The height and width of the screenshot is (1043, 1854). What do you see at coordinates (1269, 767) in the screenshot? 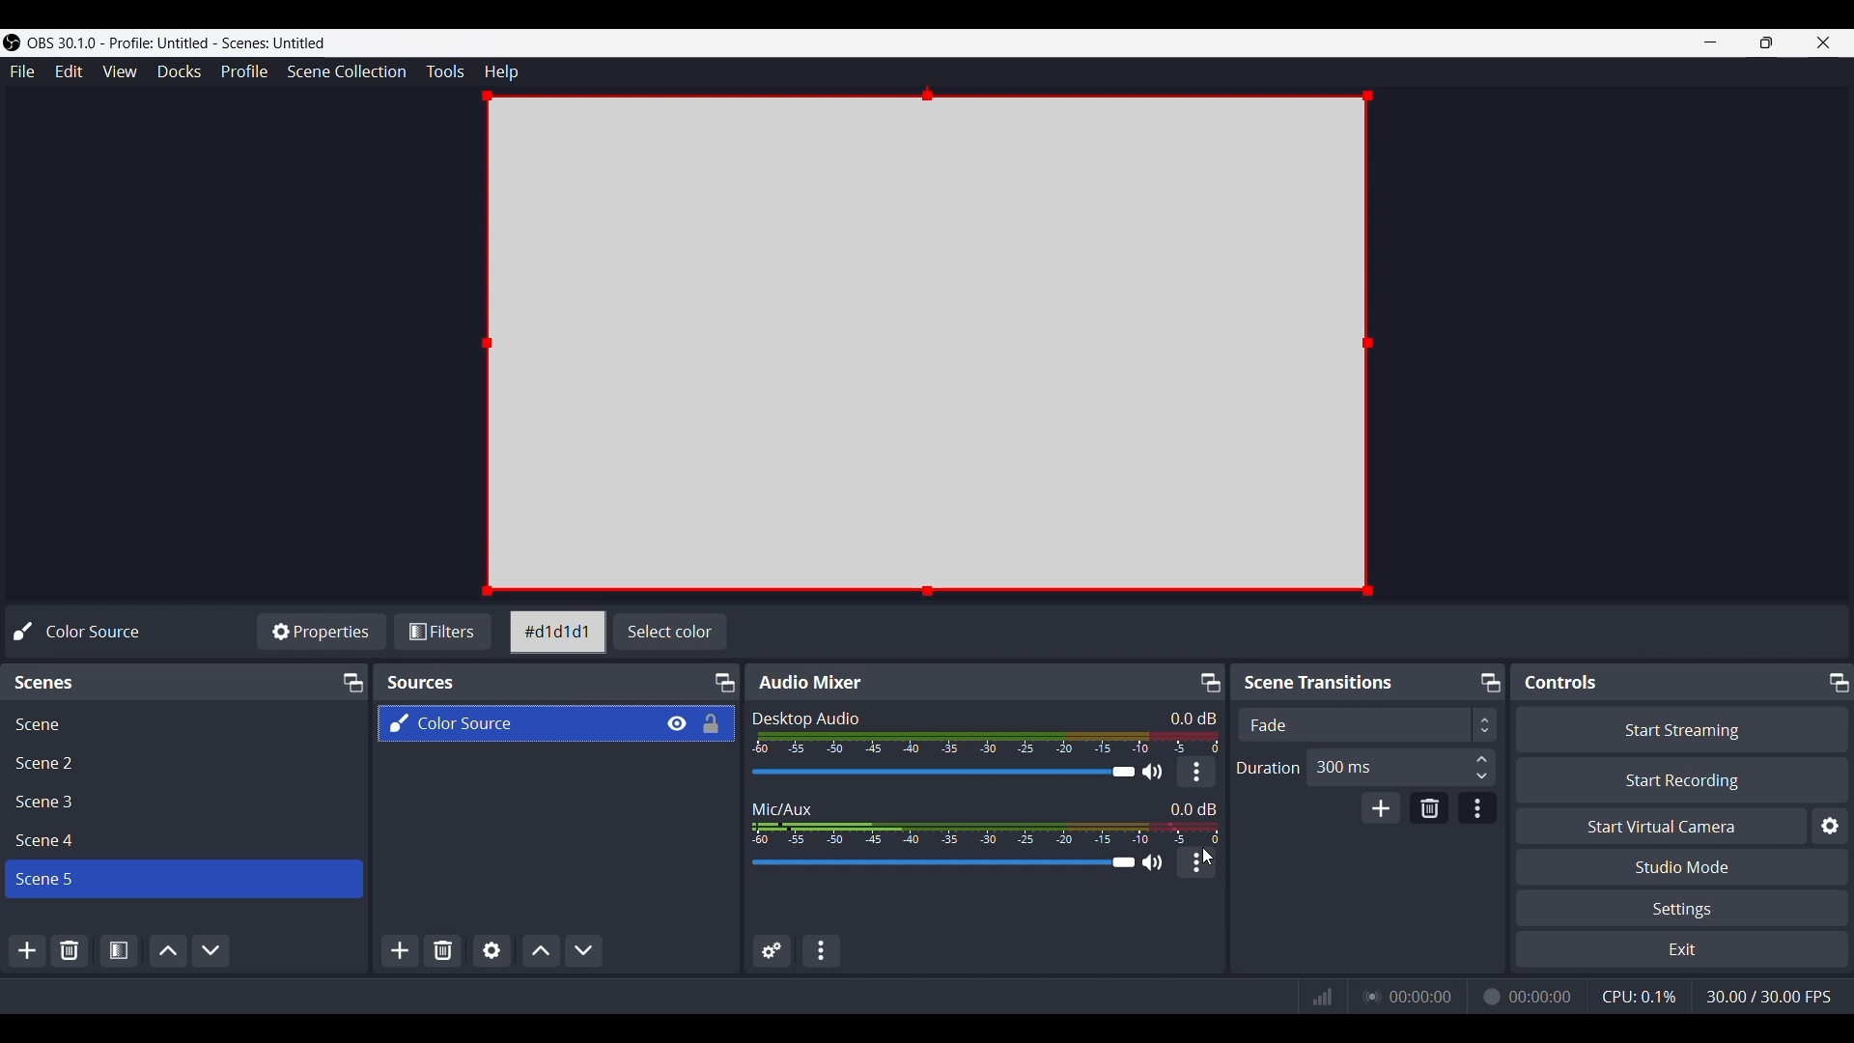
I see `Duration Adjuster` at bounding box center [1269, 767].